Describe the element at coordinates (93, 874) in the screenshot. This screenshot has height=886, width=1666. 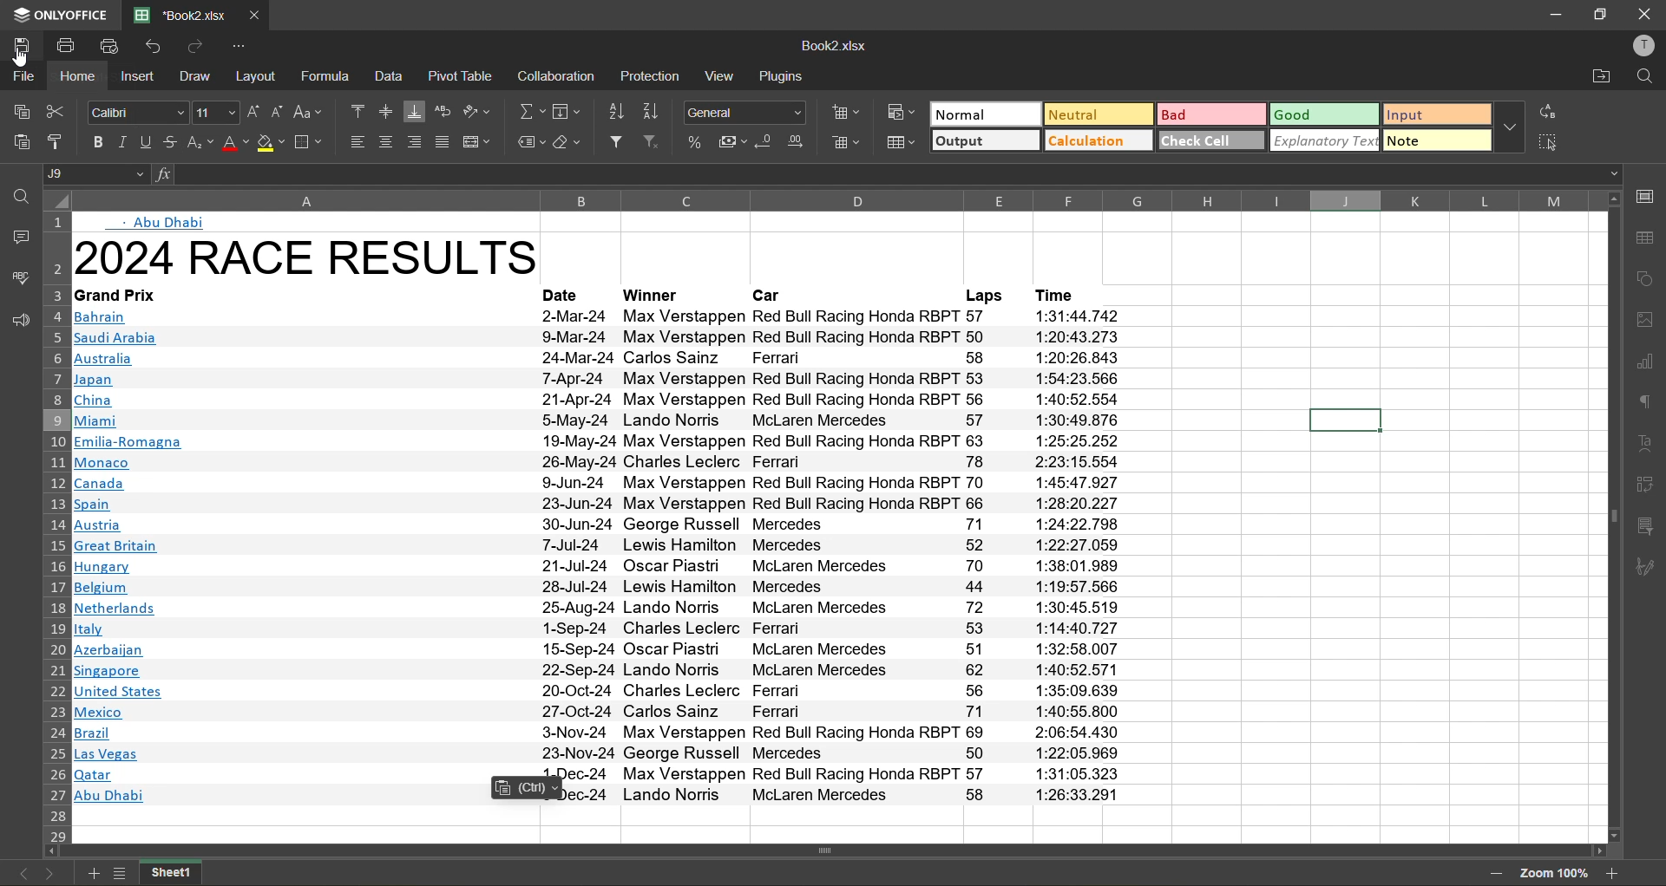
I see `add new sheet` at that location.